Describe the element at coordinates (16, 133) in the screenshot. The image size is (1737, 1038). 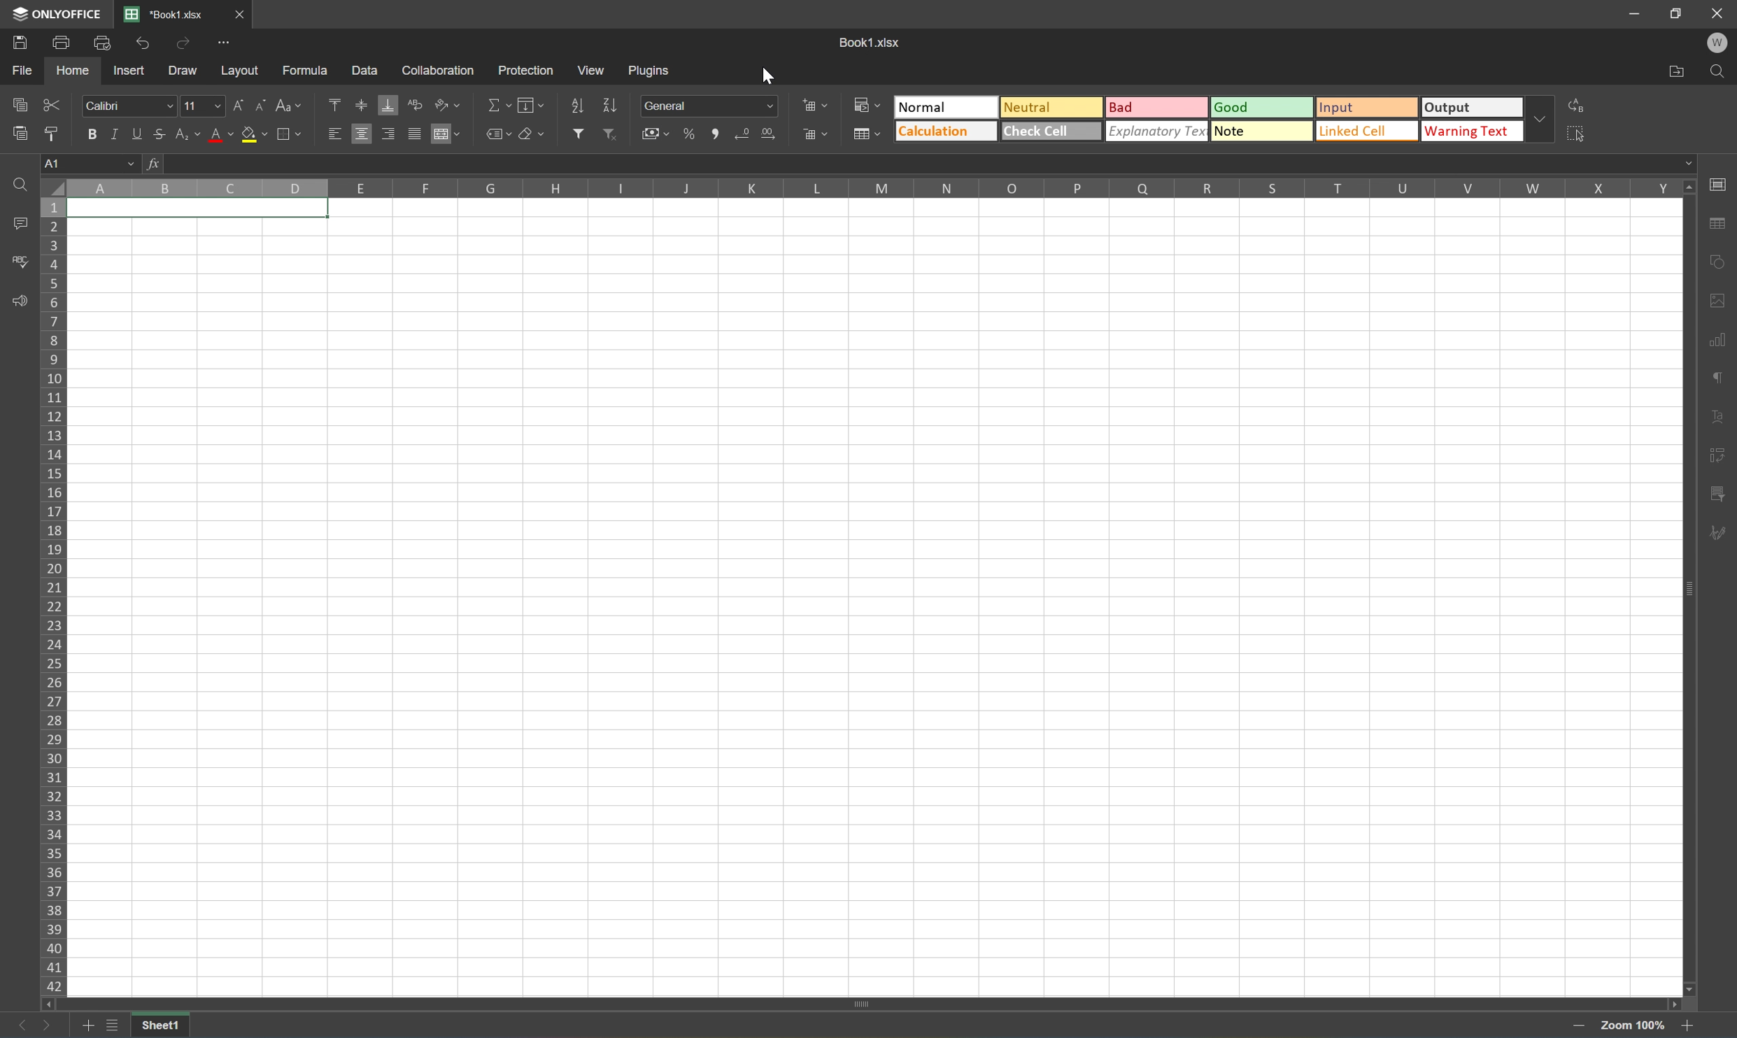
I see `Paste` at that location.